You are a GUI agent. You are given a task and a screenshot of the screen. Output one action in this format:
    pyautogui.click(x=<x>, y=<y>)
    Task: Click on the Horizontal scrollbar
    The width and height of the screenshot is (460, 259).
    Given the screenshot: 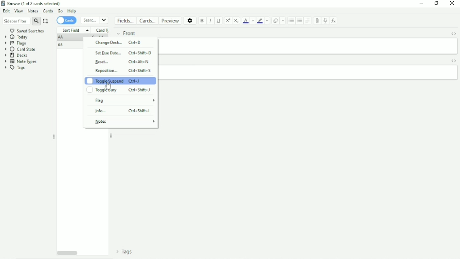 What is the action you would take?
    pyautogui.click(x=67, y=253)
    